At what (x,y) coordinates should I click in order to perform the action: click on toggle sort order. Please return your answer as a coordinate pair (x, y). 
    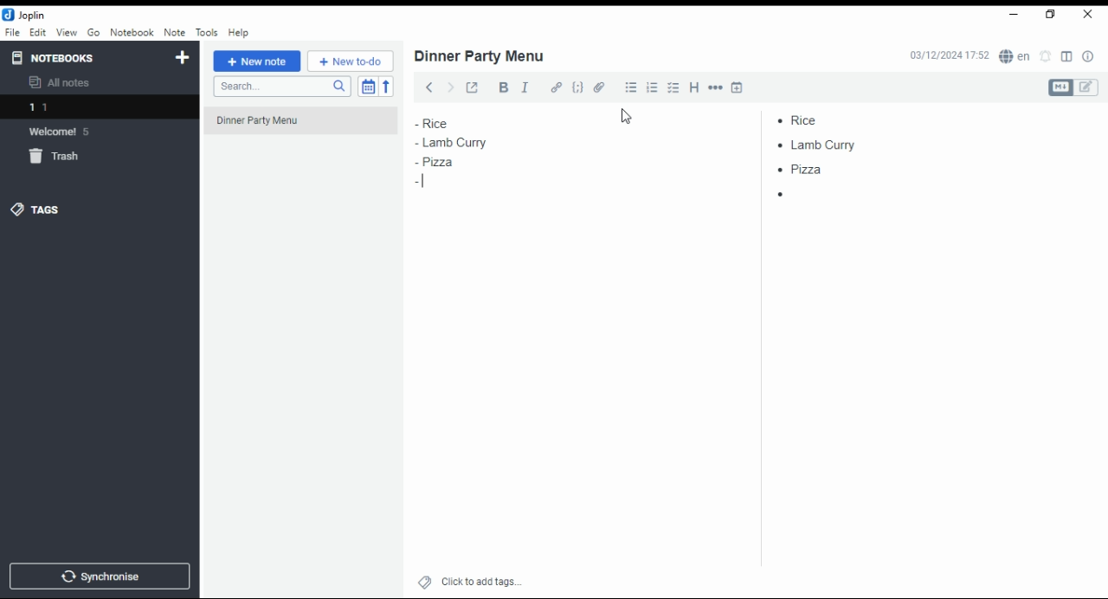
    Looking at the image, I should click on (367, 86).